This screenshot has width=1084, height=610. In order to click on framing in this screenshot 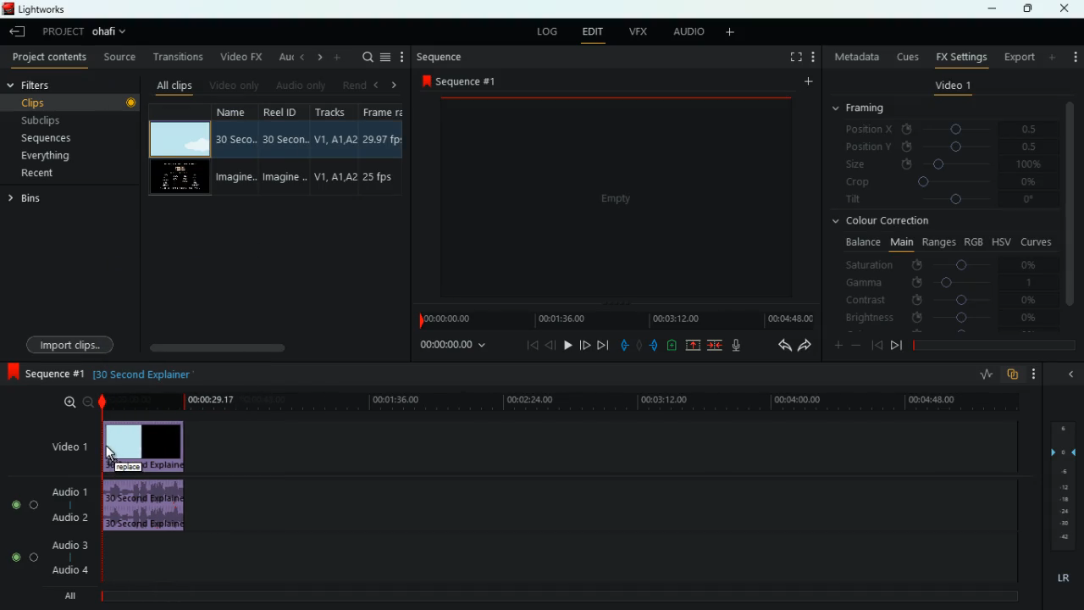, I will do `click(864, 108)`.